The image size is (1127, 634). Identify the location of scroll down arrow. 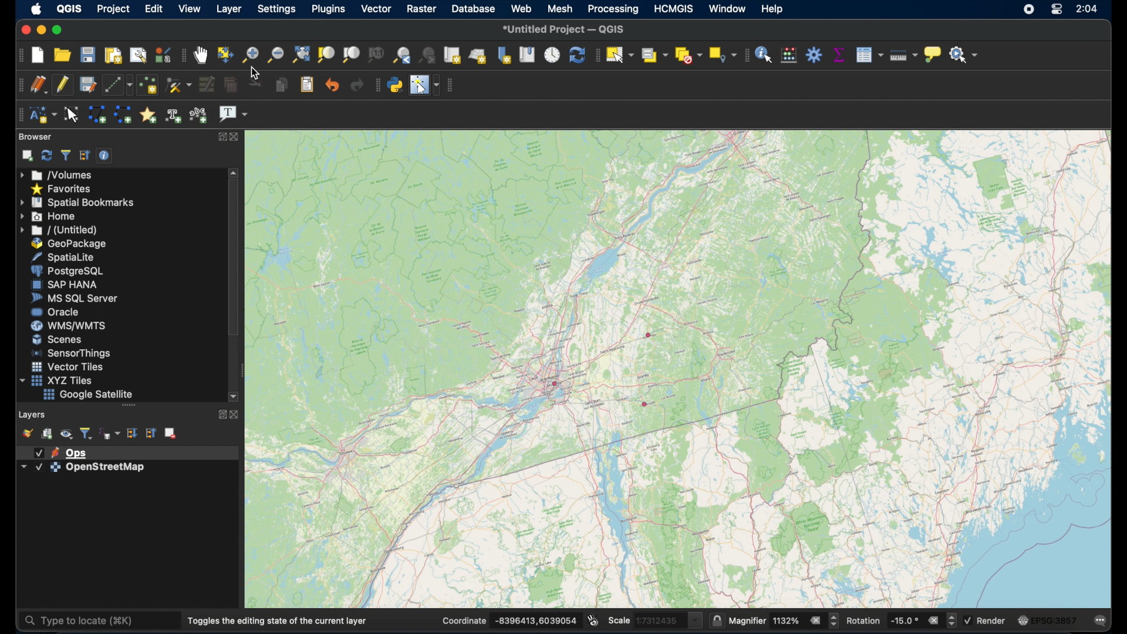
(237, 396).